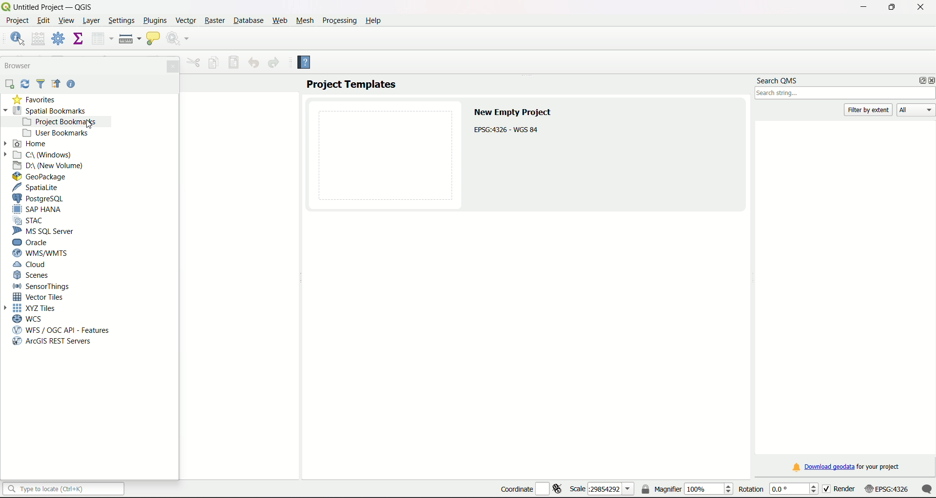 This screenshot has height=498, width=936. What do you see at coordinates (43, 287) in the screenshot?
I see `Sensor Things` at bounding box center [43, 287].